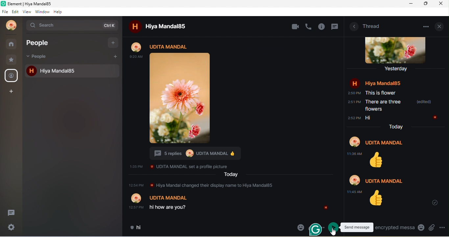 The height and width of the screenshot is (237, 449). I want to click on view, so click(27, 11).